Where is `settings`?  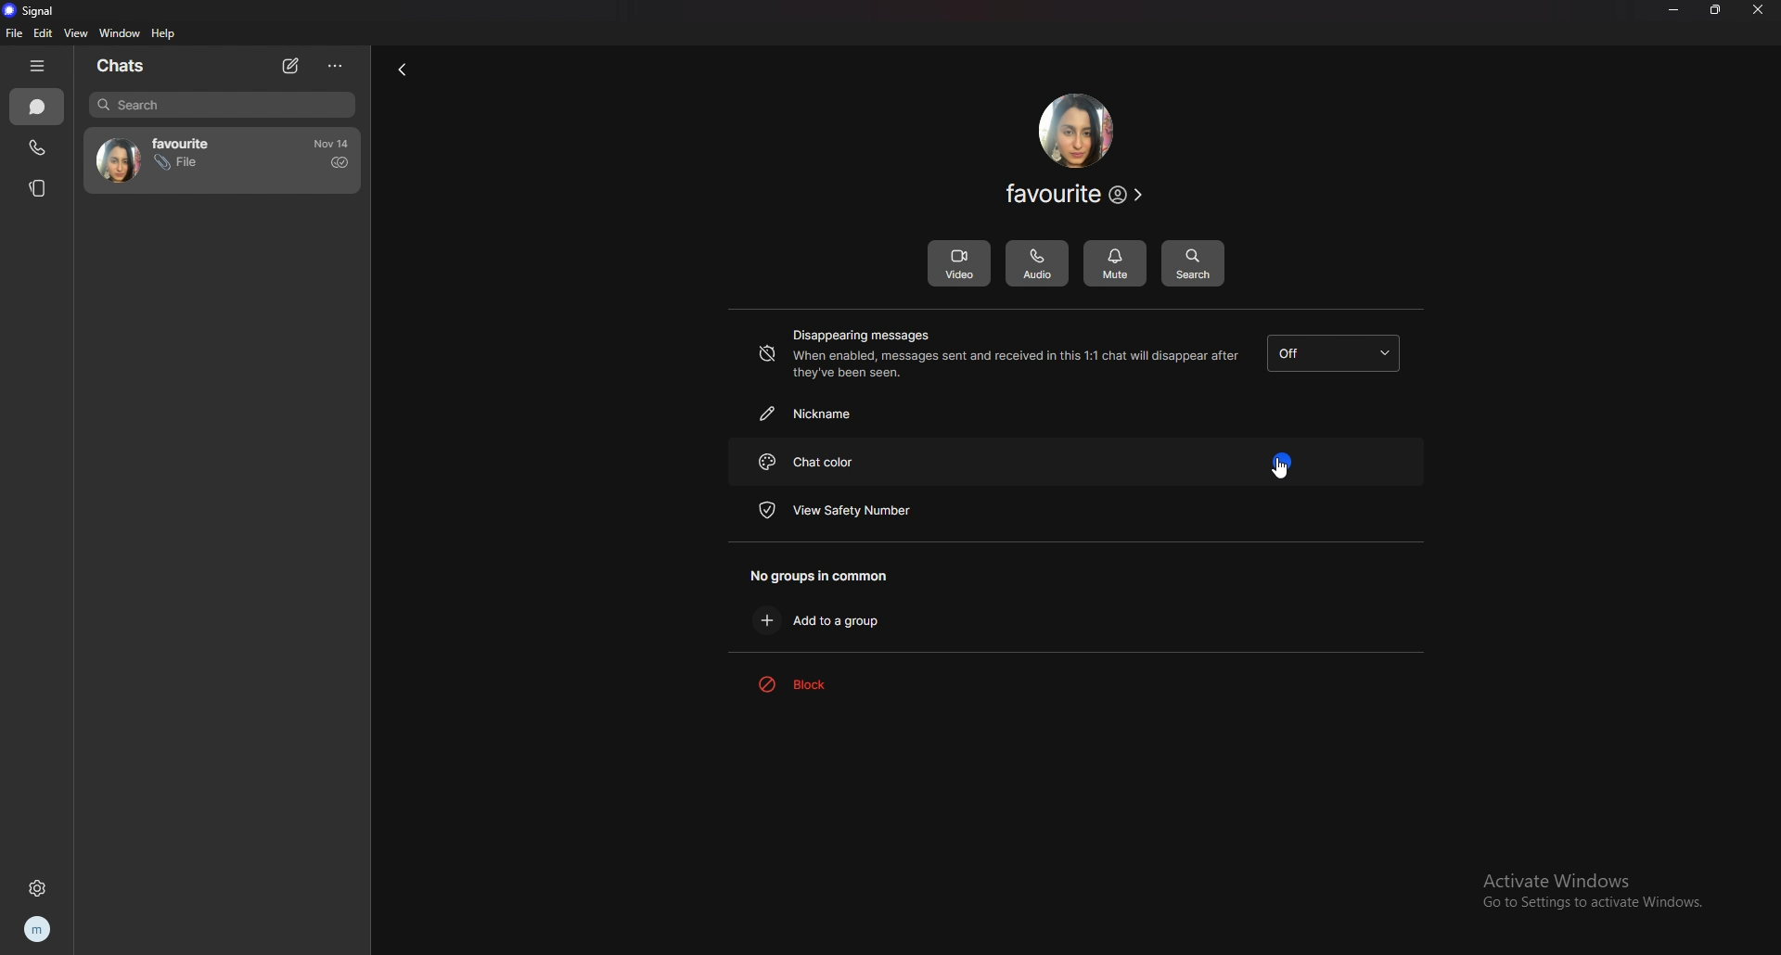
settings is located at coordinates (43, 889).